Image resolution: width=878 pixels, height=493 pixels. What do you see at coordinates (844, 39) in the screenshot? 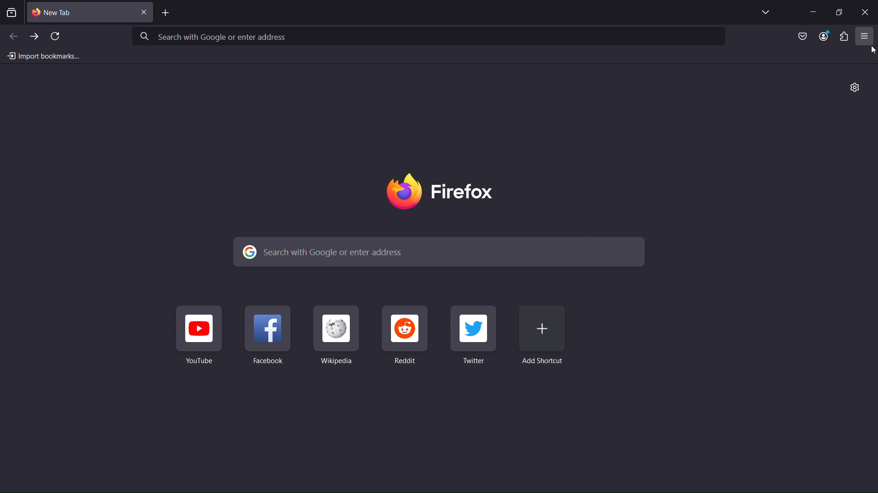
I see `Plugins` at bounding box center [844, 39].